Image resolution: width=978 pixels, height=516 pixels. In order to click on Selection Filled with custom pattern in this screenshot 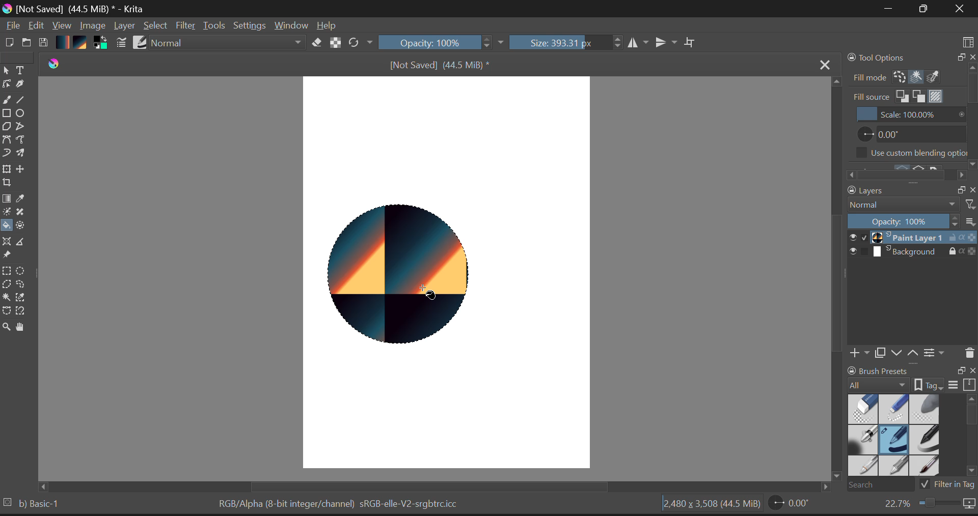, I will do `click(400, 275)`.